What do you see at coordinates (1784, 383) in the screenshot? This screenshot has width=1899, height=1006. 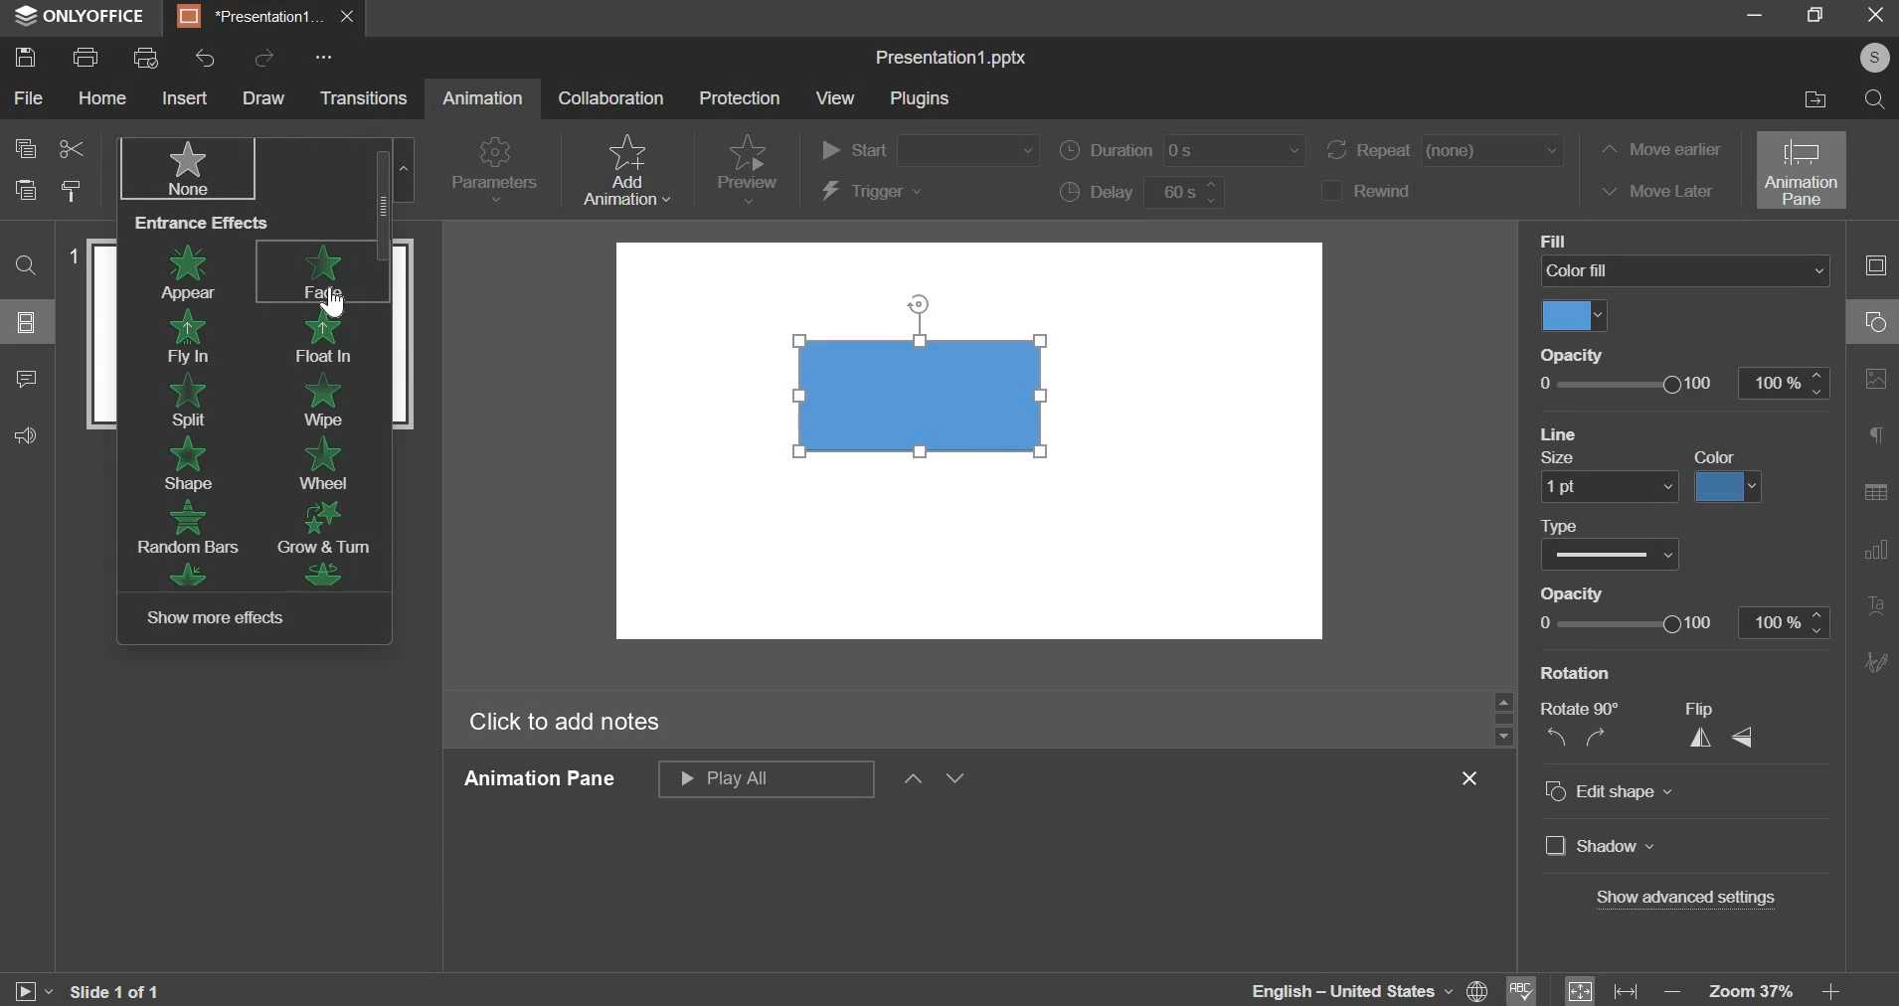 I see `100%` at bounding box center [1784, 383].